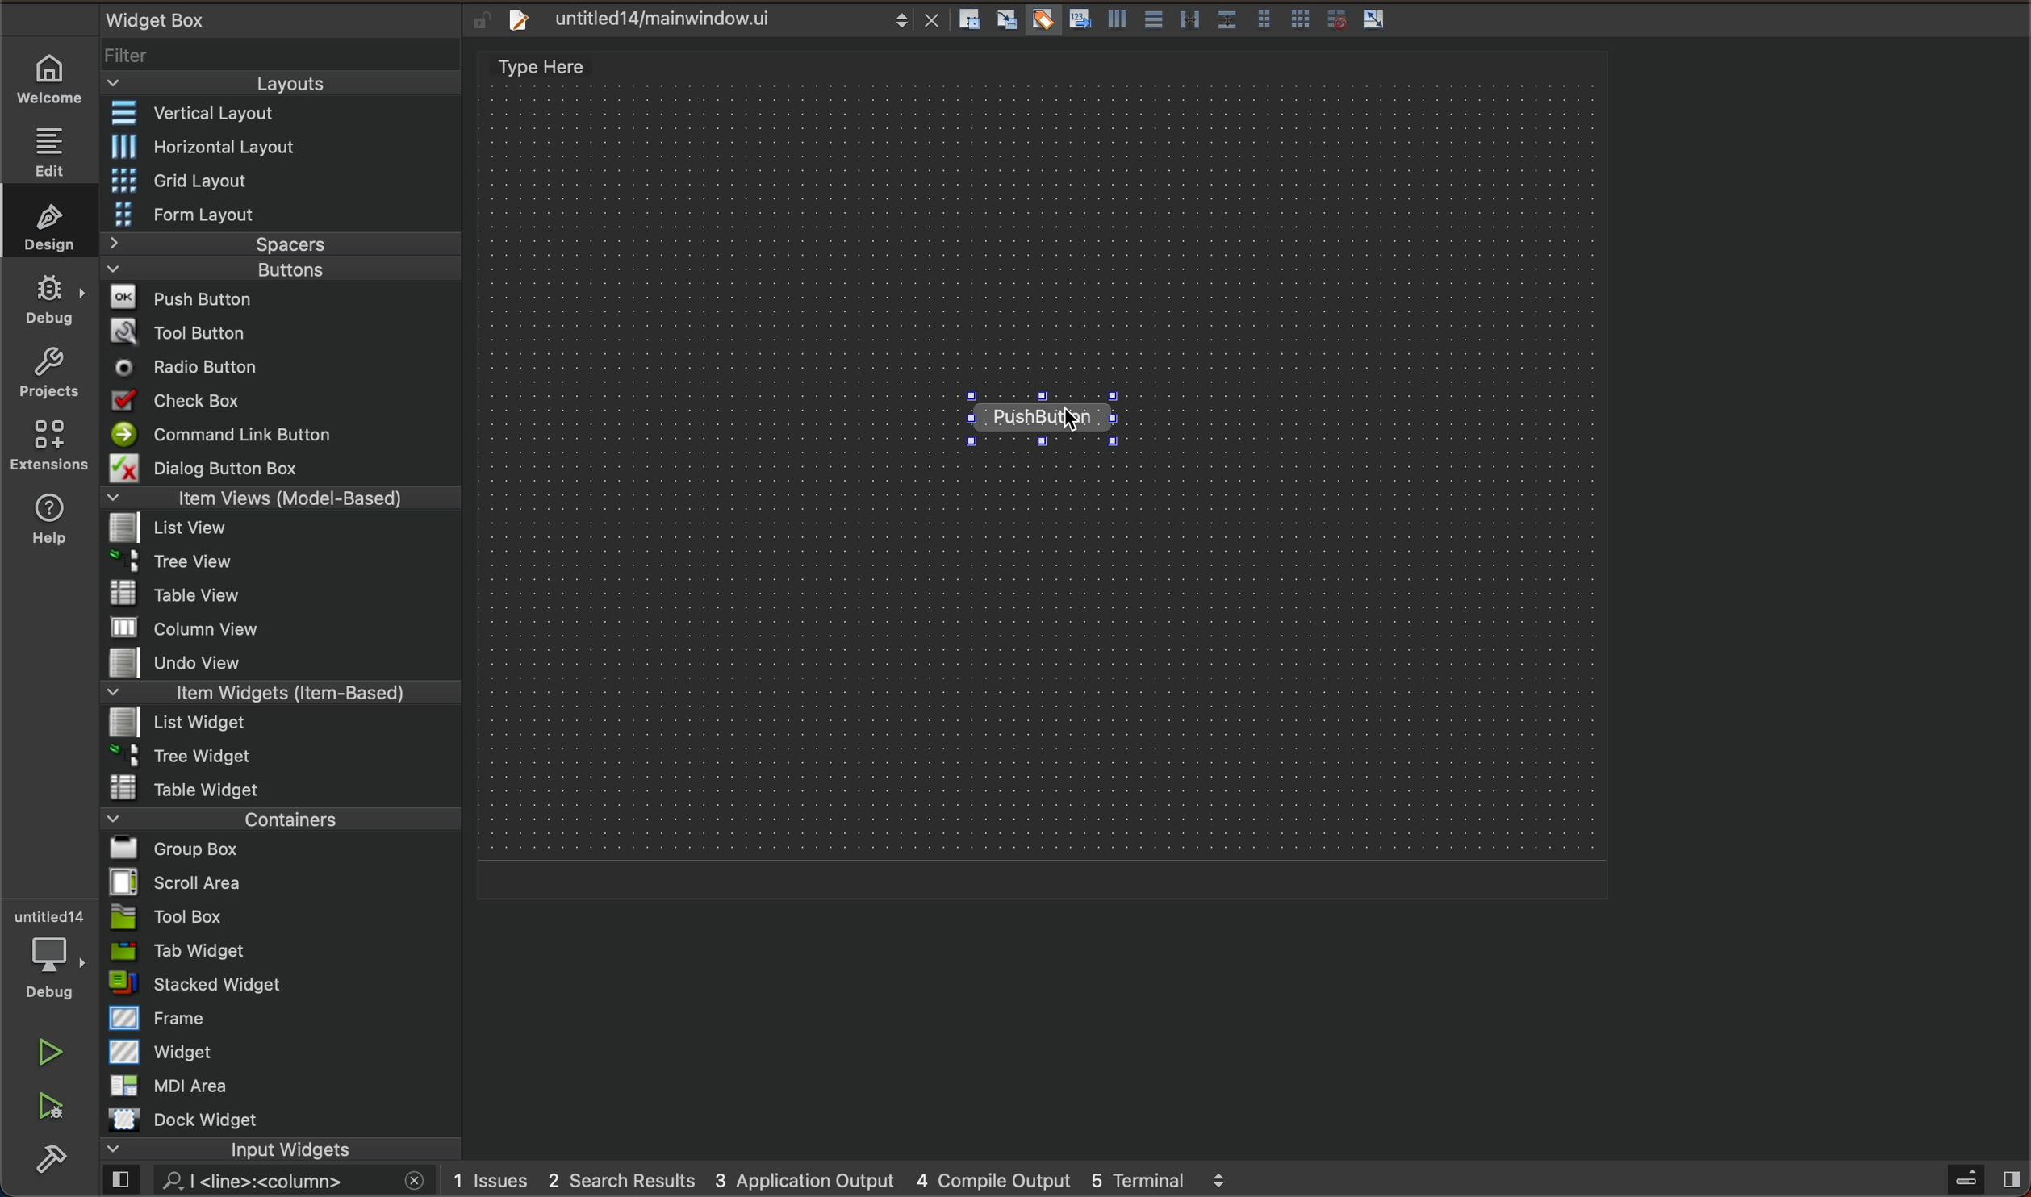 This screenshot has width=2031, height=1197. What do you see at coordinates (259, 19) in the screenshot?
I see `widget box` at bounding box center [259, 19].